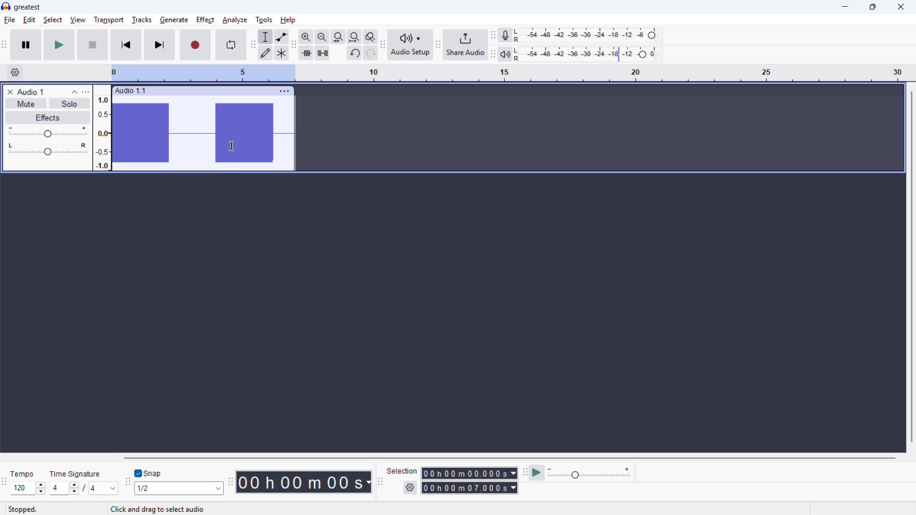 The width and height of the screenshot is (916, 515). Describe the element at coordinates (78, 21) in the screenshot. I see `view` at that location.